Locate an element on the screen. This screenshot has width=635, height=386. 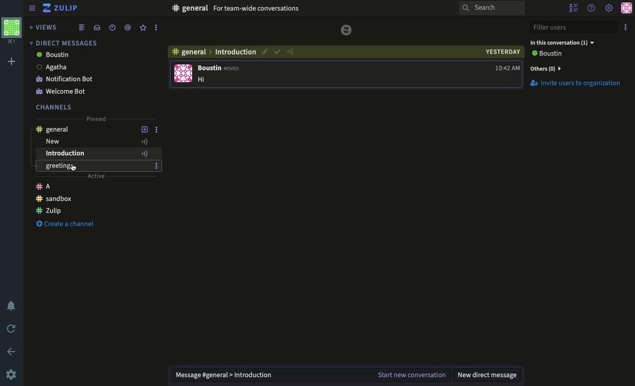
Settings is located at coordinates (11, 374).